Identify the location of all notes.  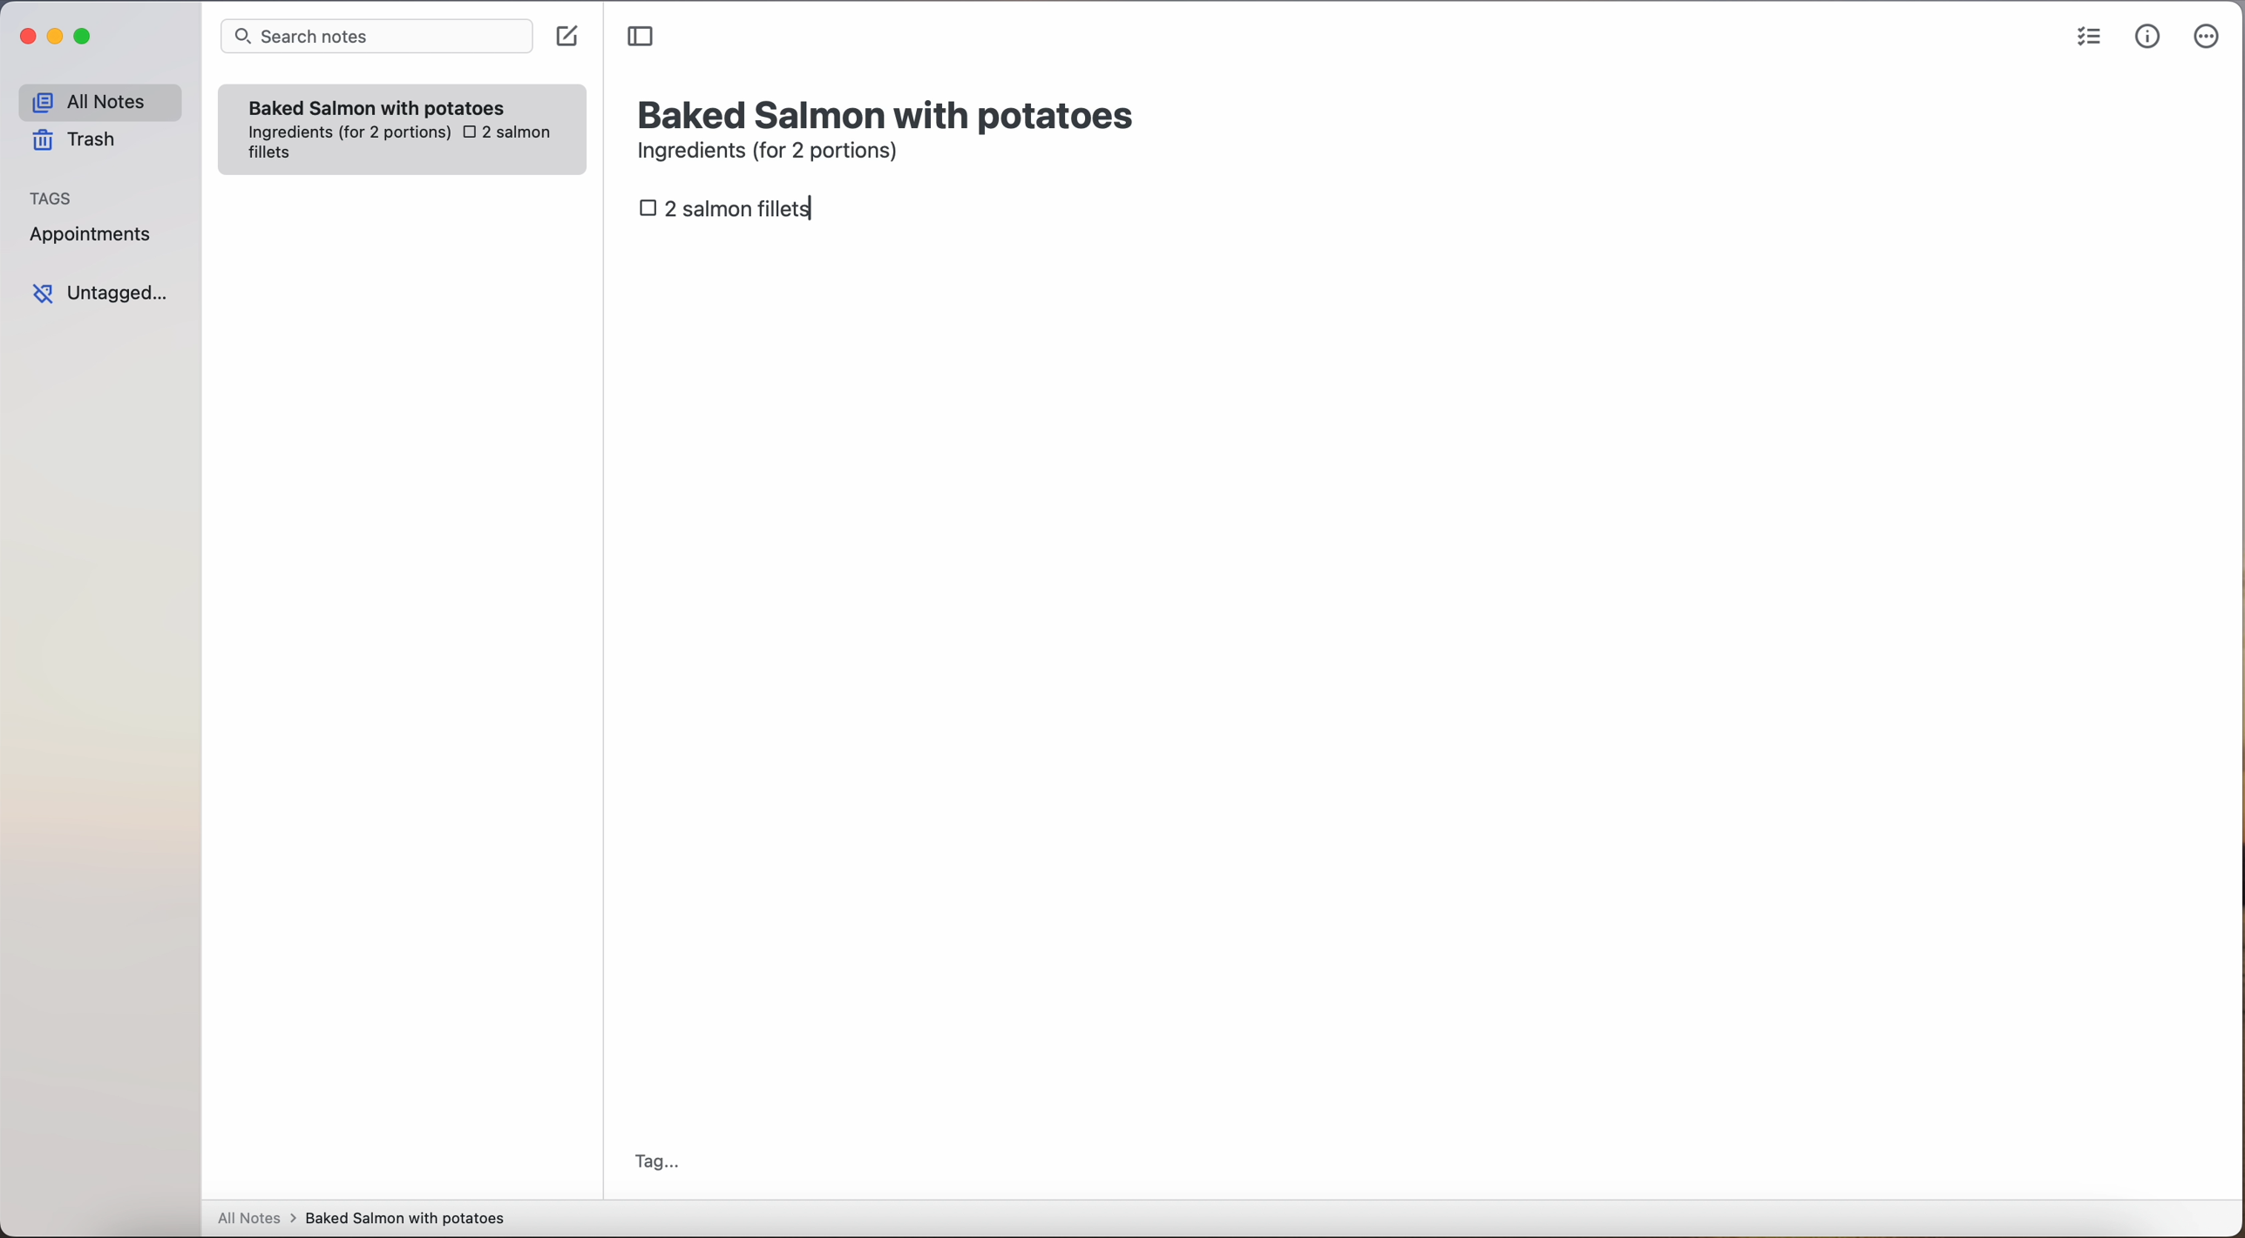
(99, 101).